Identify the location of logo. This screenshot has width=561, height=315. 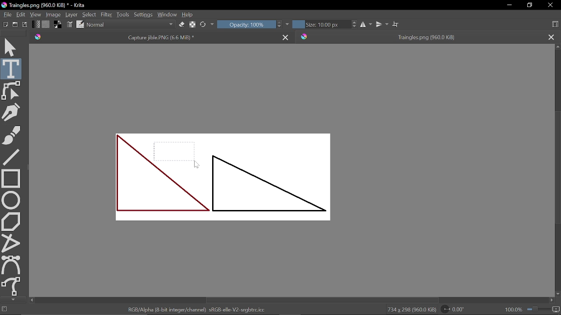
(4, 5).